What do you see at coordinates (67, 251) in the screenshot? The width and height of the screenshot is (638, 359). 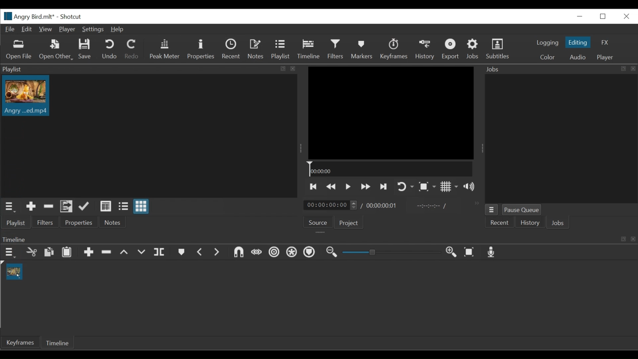 I see `Paste` at bounding box center [67, 251].